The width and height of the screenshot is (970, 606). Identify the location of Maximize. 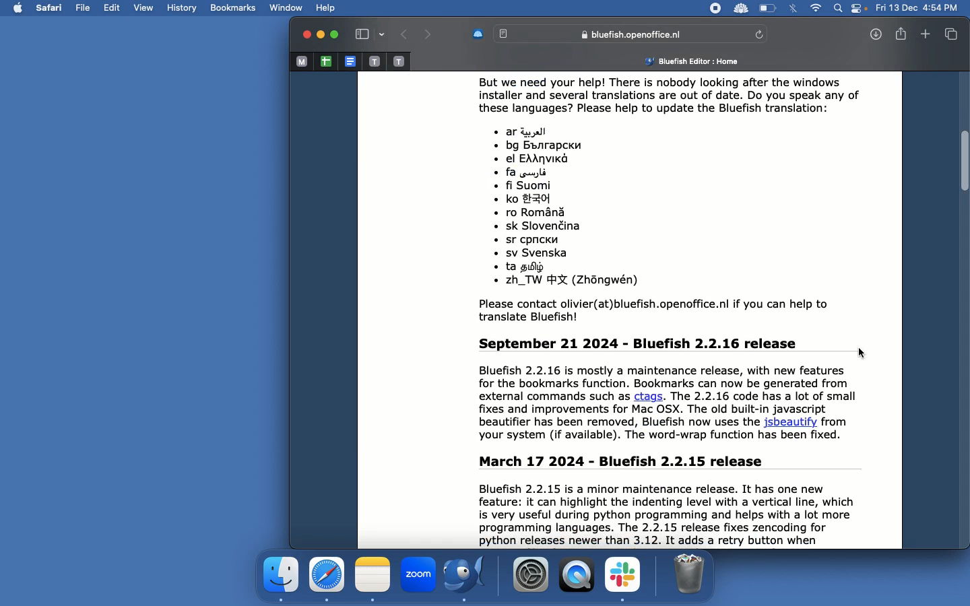
(336, 36).